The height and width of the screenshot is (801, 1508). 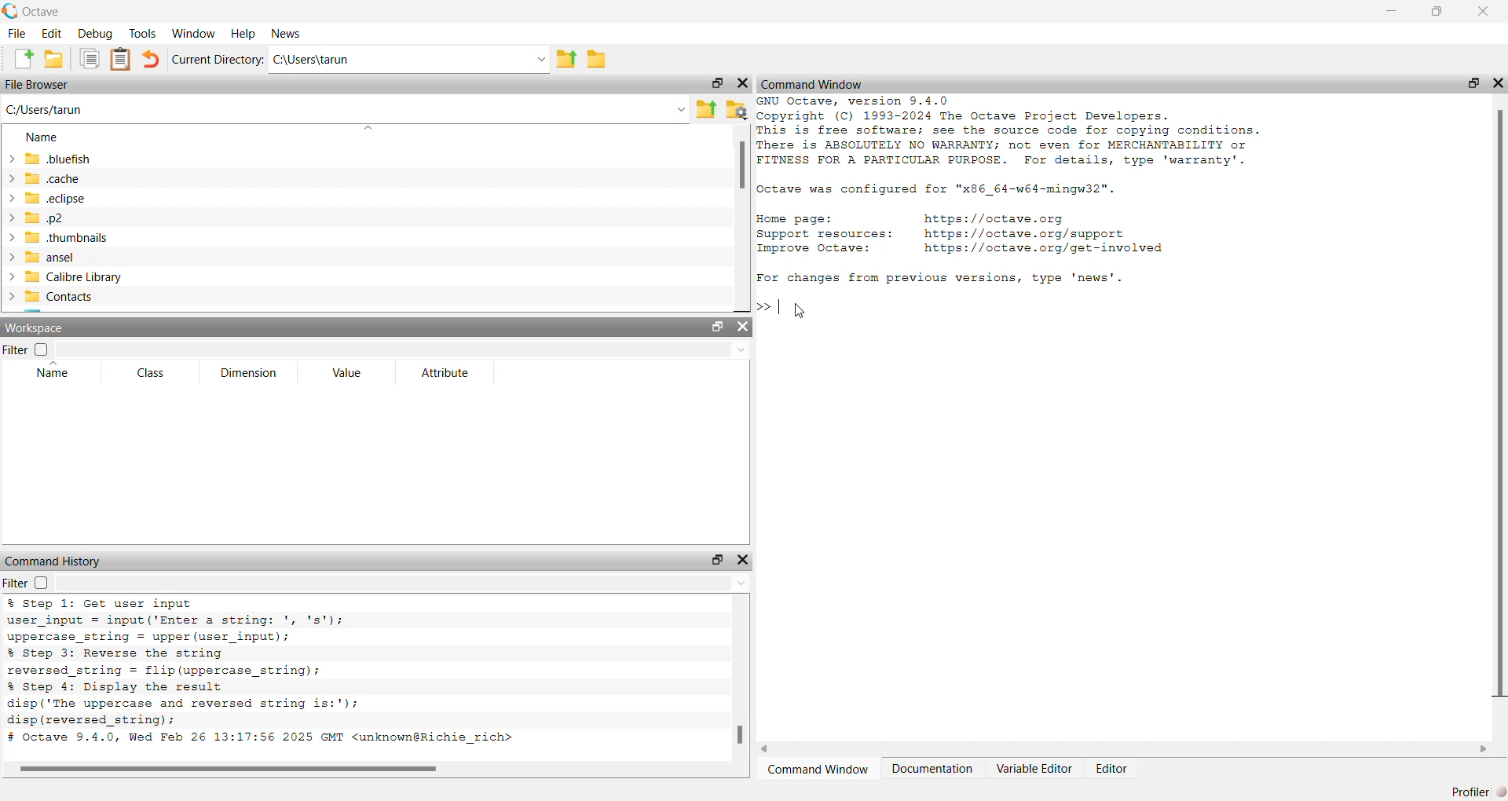 What do you see at coordinates (37, 330) in the screenshot?
I see `workspace` at bounding box center [37, 330].